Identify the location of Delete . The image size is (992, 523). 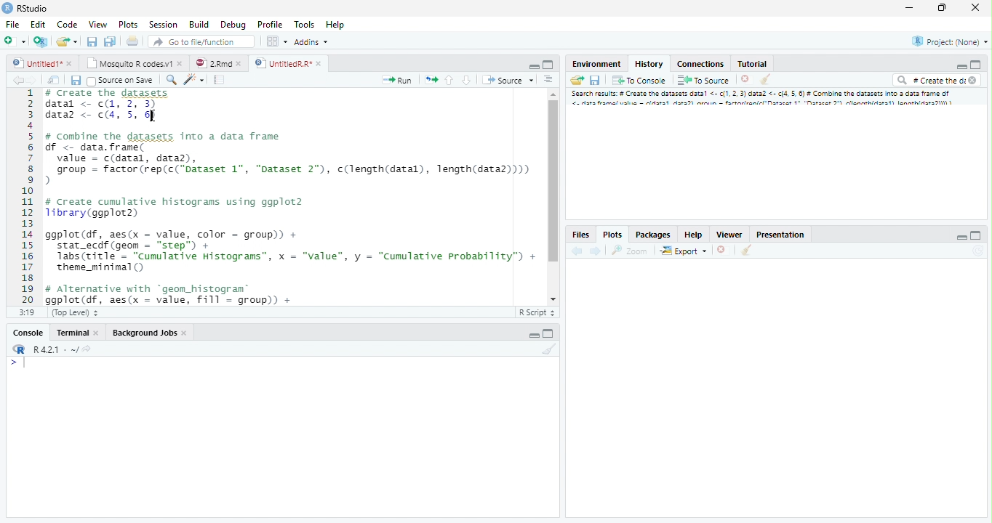
(721, 248).